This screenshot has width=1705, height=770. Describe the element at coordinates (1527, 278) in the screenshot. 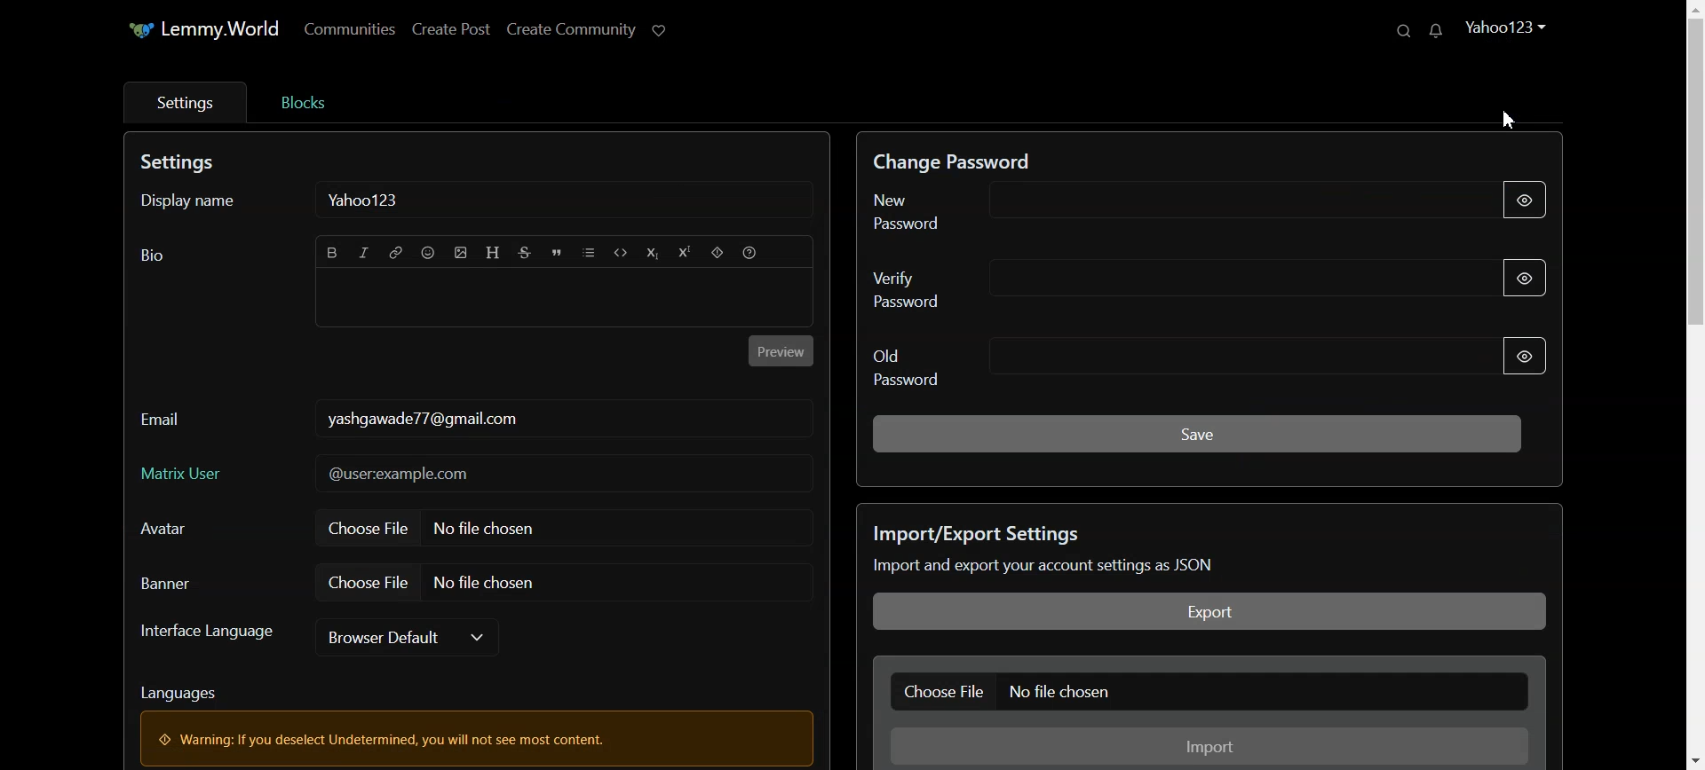

I see `Show Password` at that location.